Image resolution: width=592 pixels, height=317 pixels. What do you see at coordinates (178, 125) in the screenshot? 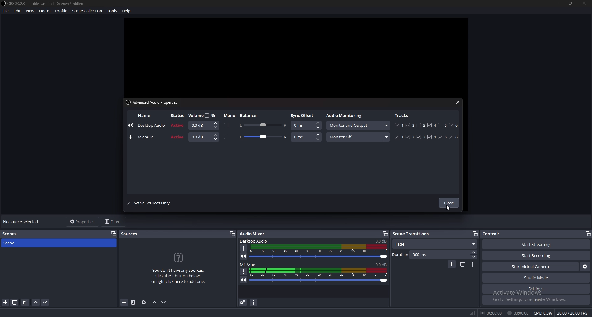
I see `active` at bounding box center [178, 125].